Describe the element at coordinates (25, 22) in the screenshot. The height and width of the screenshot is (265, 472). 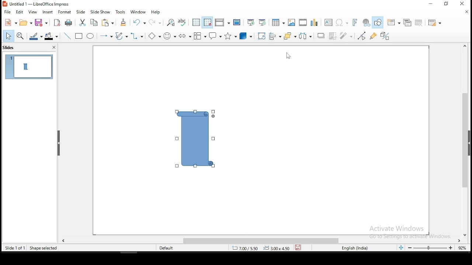
I see `open` at that location.